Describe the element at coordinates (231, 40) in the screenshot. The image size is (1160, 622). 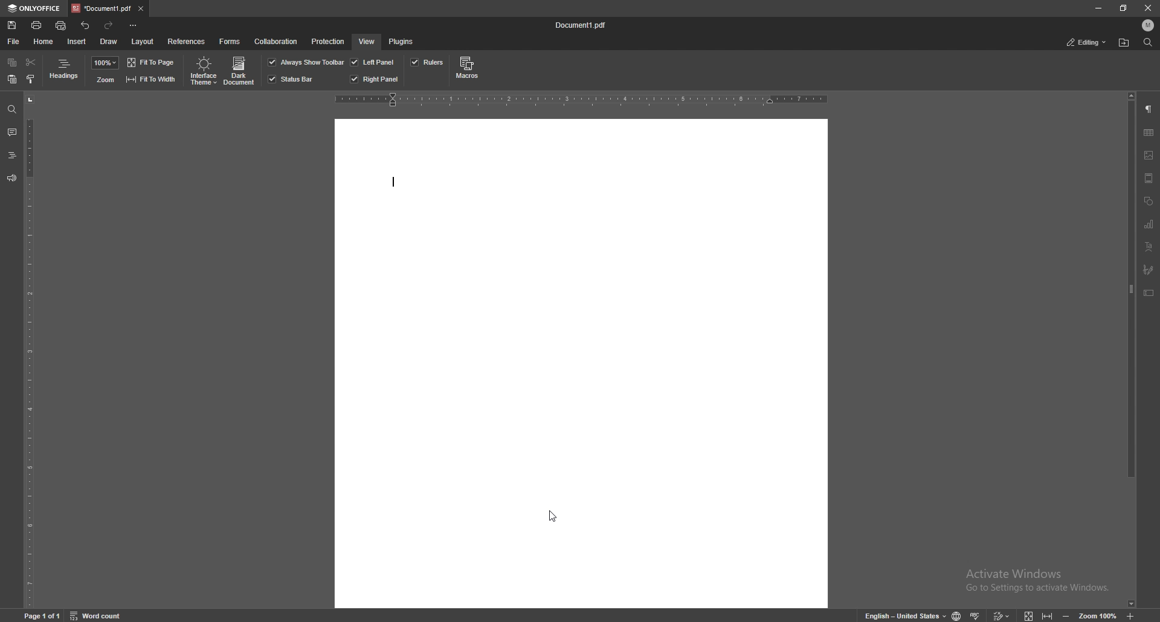
I see `forms` at that location.